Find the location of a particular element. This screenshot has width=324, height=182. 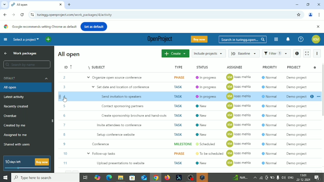

Priority is located at coordinates (269, 67).